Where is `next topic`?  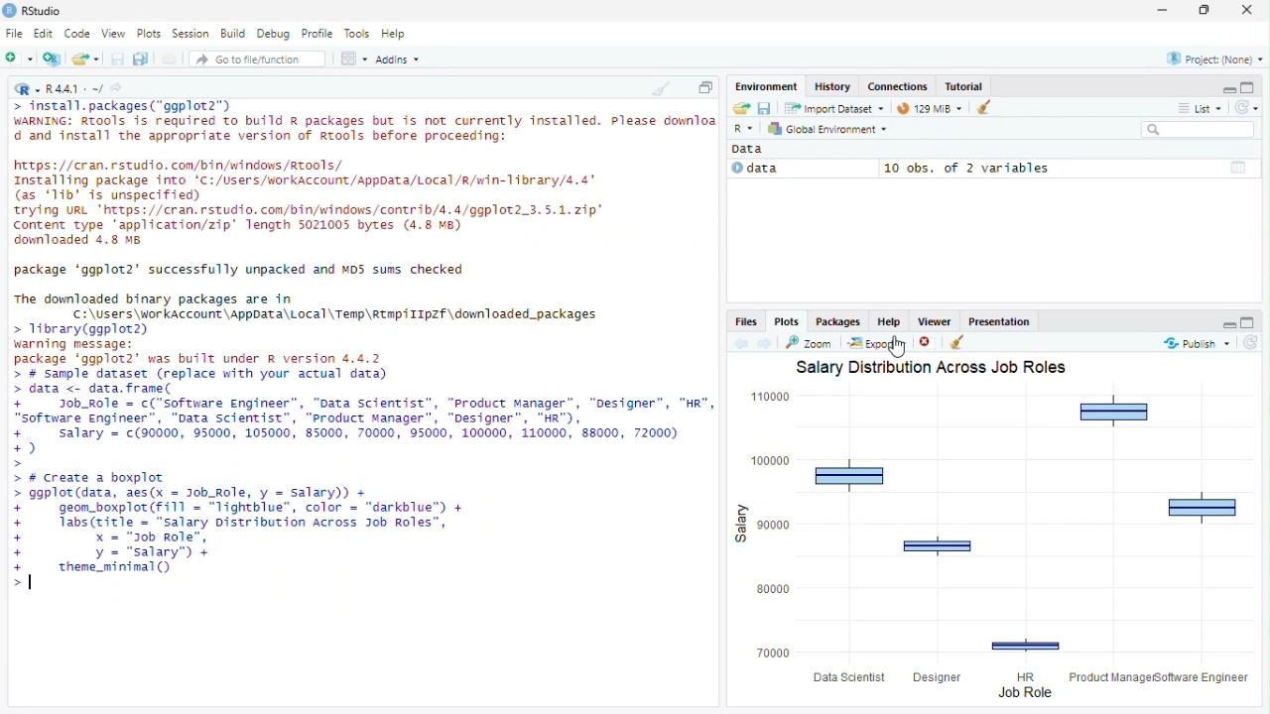
next topic is located at coordinates (766, 343).